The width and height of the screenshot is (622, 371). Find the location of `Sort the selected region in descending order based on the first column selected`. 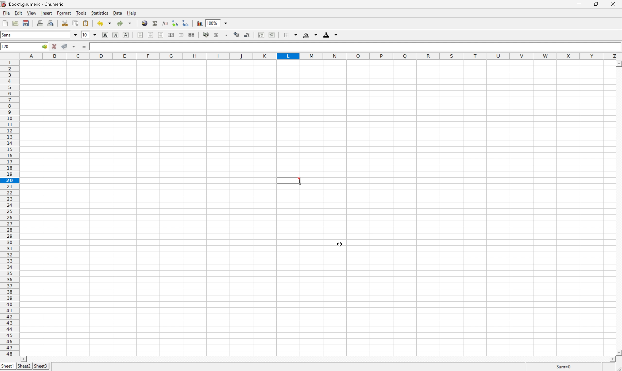

Sort the selected region in descending order based on the first column selected is located at coordinates (185, 23).